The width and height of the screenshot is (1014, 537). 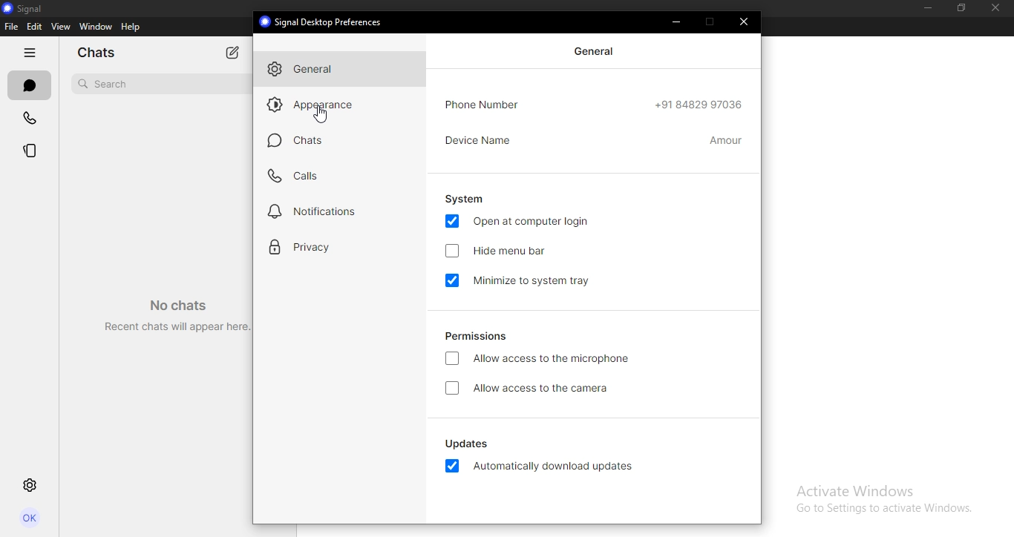 I want to click on allow access to the microphone, so click(x=548, y=359).